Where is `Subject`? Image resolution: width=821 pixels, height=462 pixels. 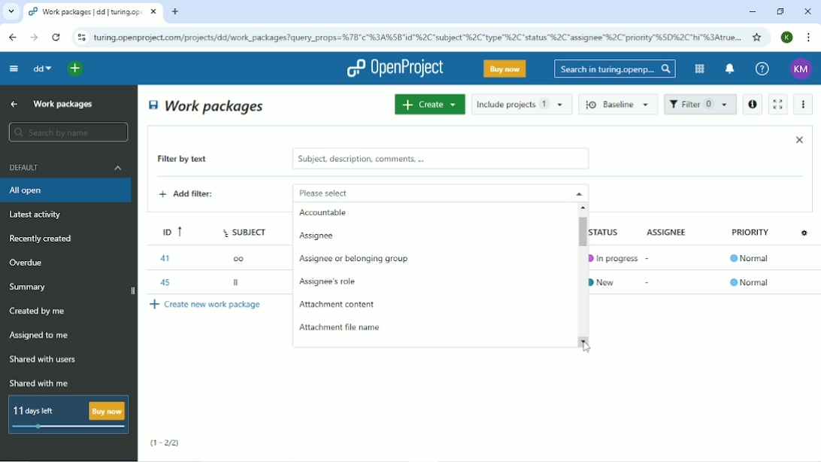
Subject is located at coordinates (247, 229).